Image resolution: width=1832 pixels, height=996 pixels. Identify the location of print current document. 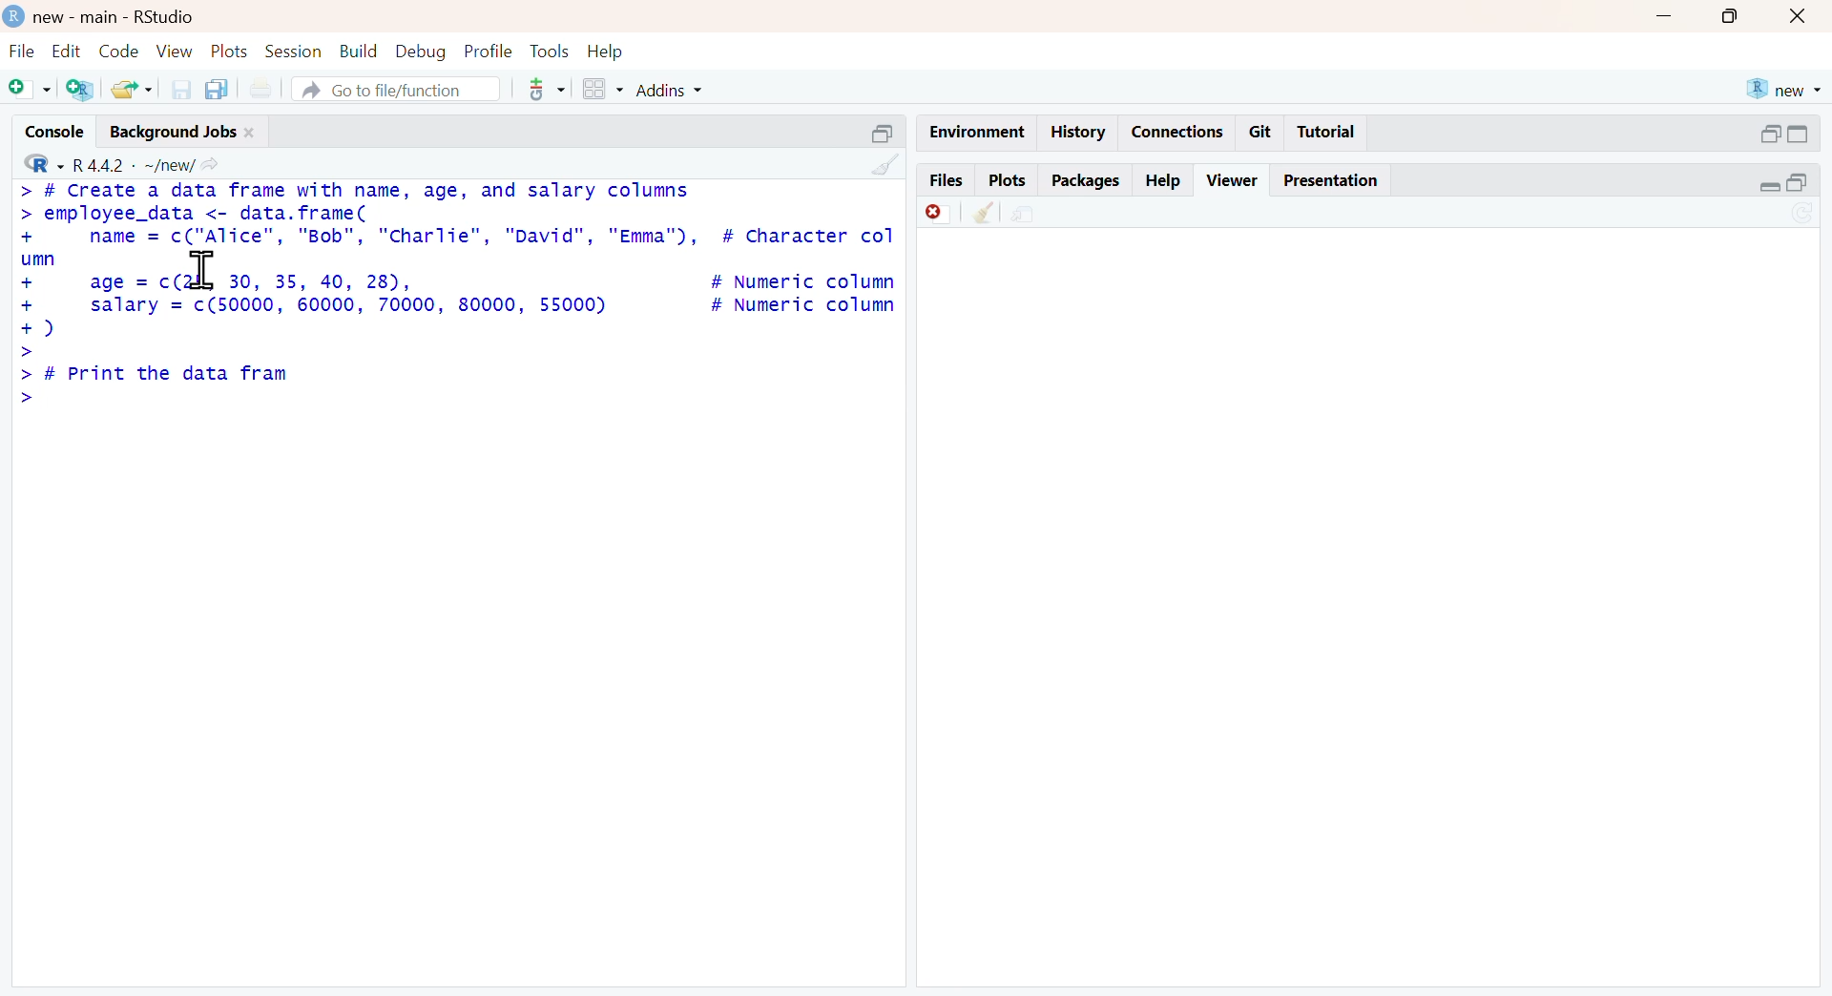
(270, 88).